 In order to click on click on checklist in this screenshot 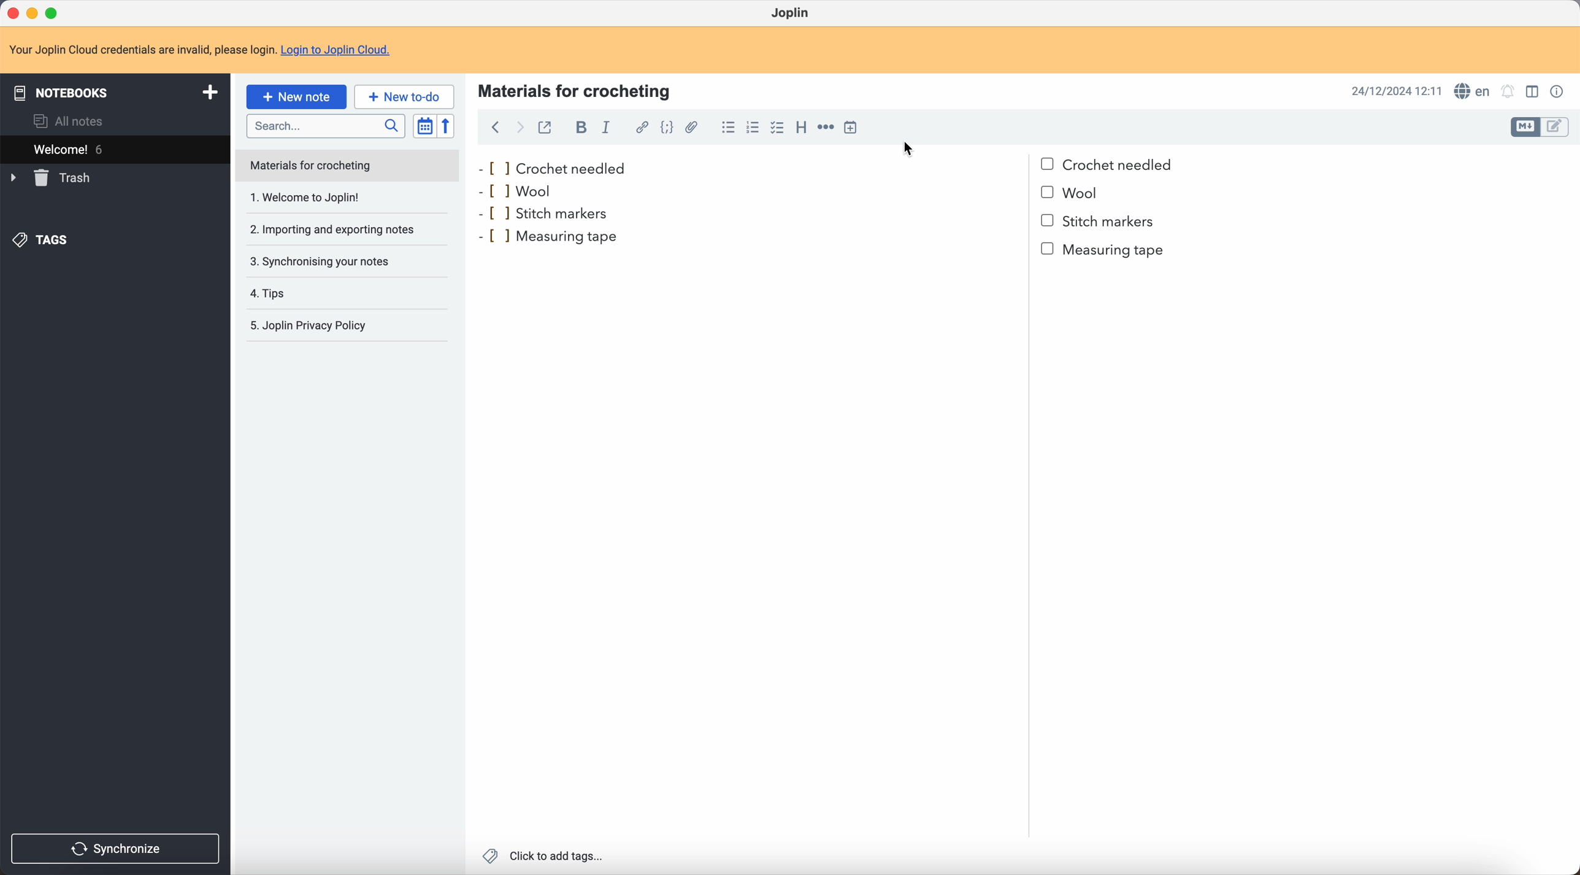, I will do `click(774, 128)`.